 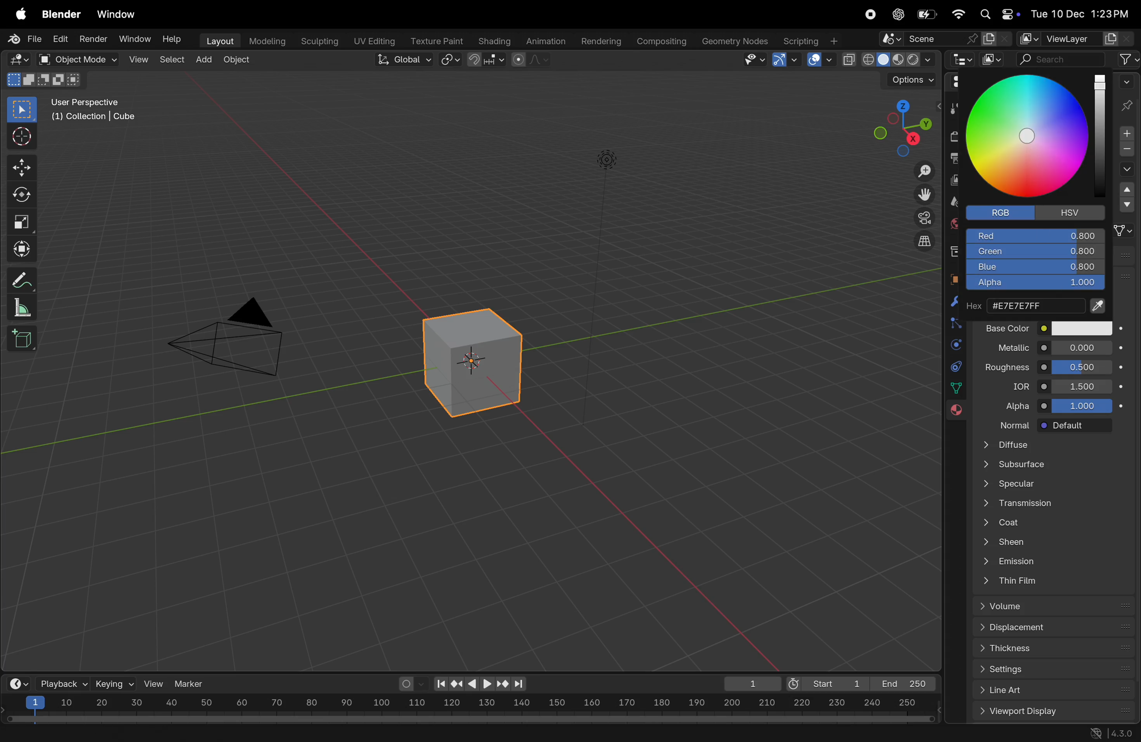 I want to click on editor type, so click(x=956, y=84).